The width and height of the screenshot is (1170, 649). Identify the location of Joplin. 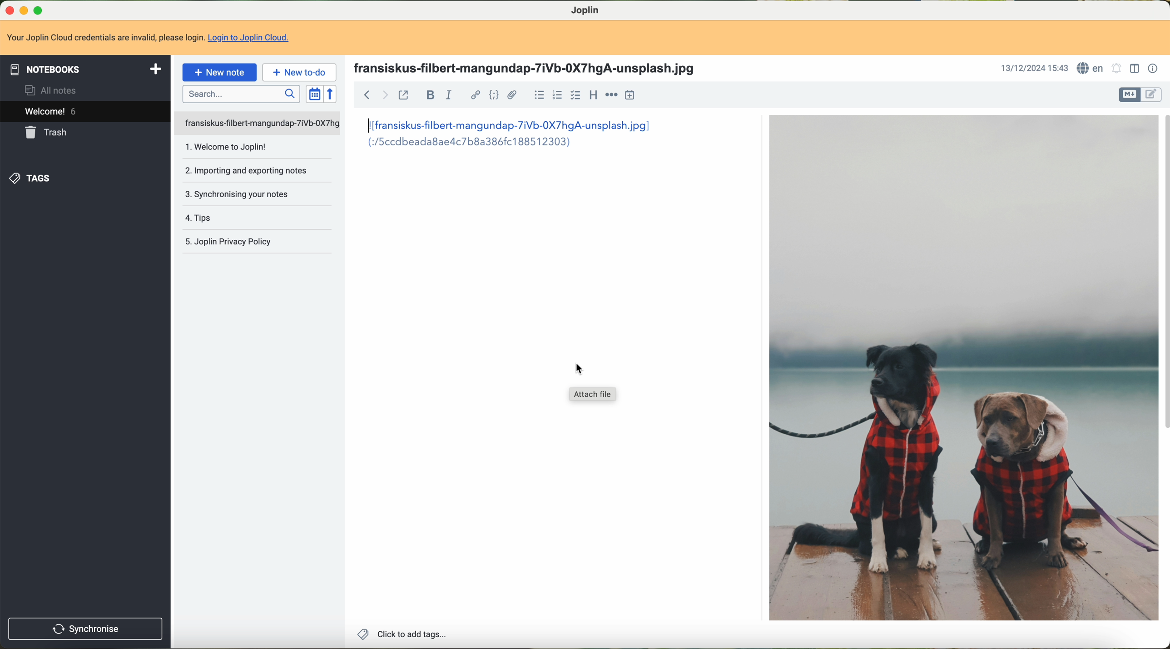
(590, 11).